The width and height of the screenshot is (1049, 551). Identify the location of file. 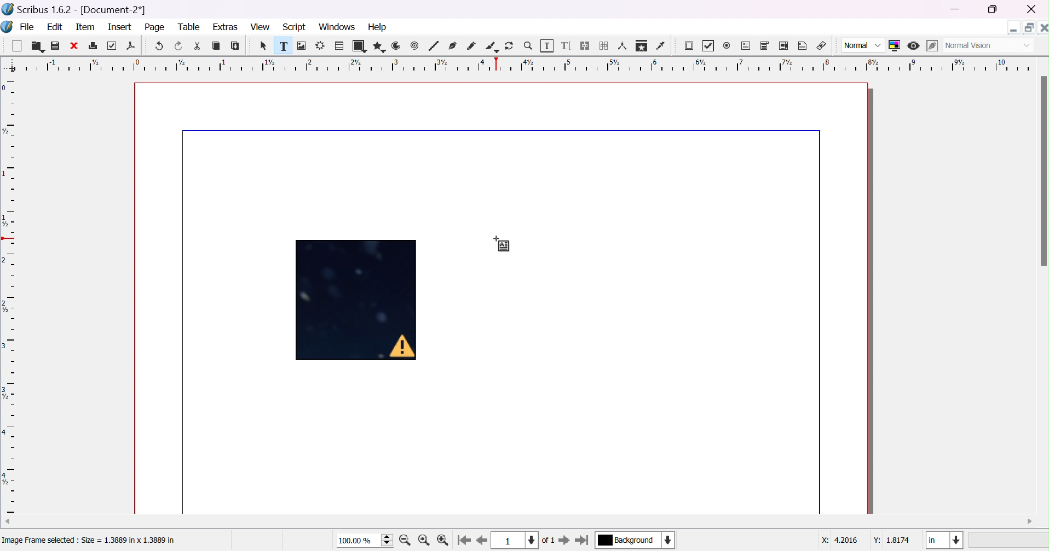
(27, 26).